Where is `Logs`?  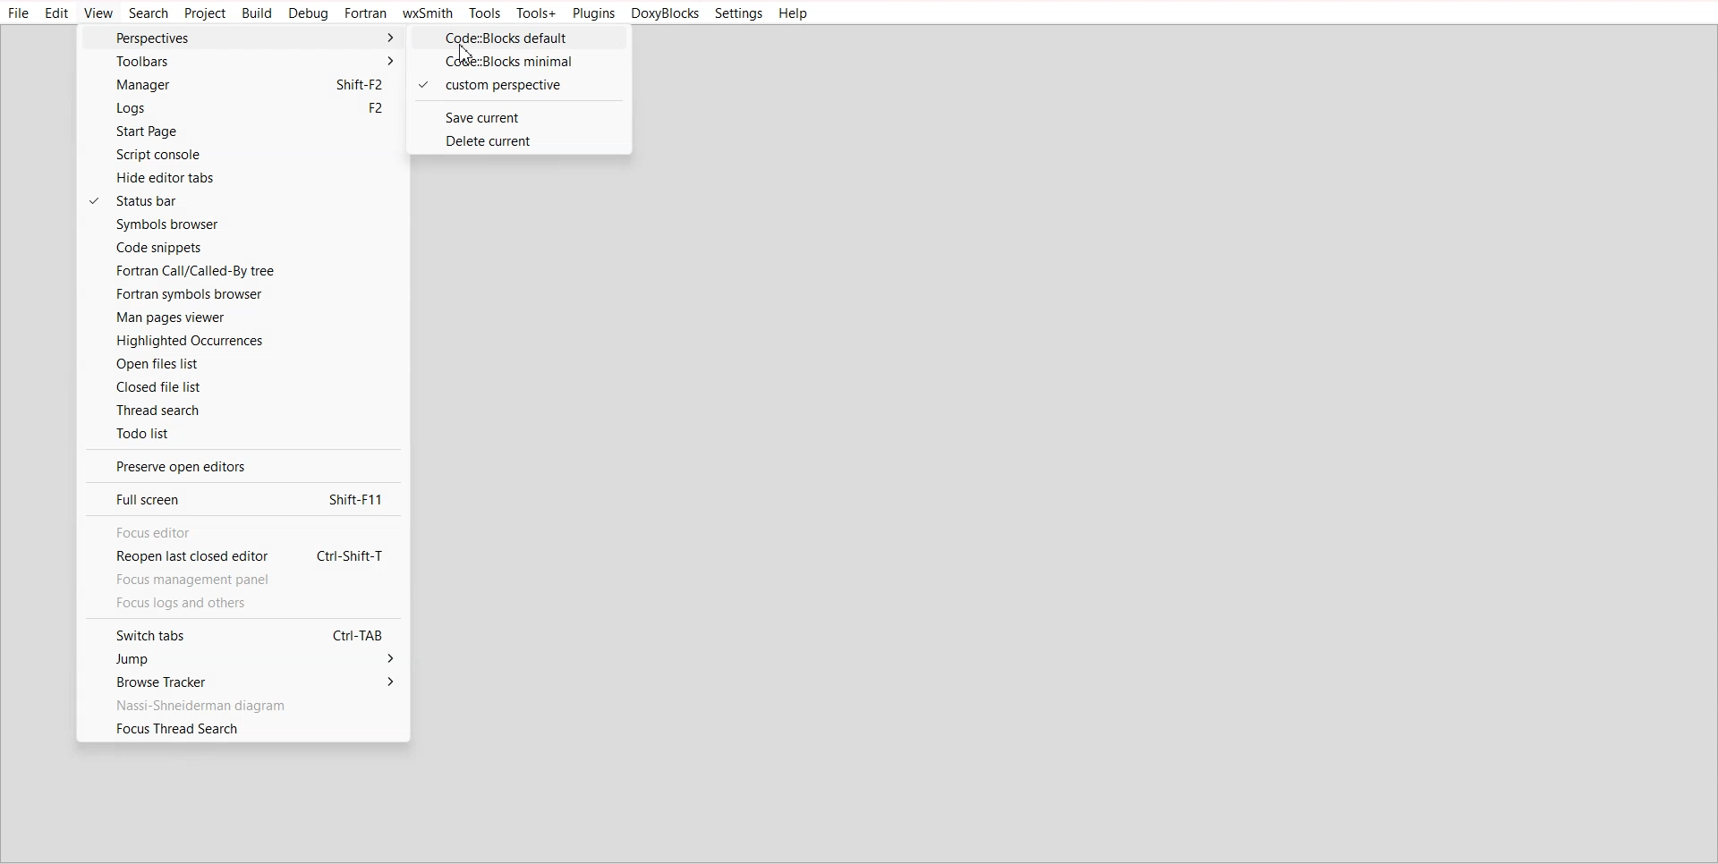 Logs is located at coordinates (239, 109).